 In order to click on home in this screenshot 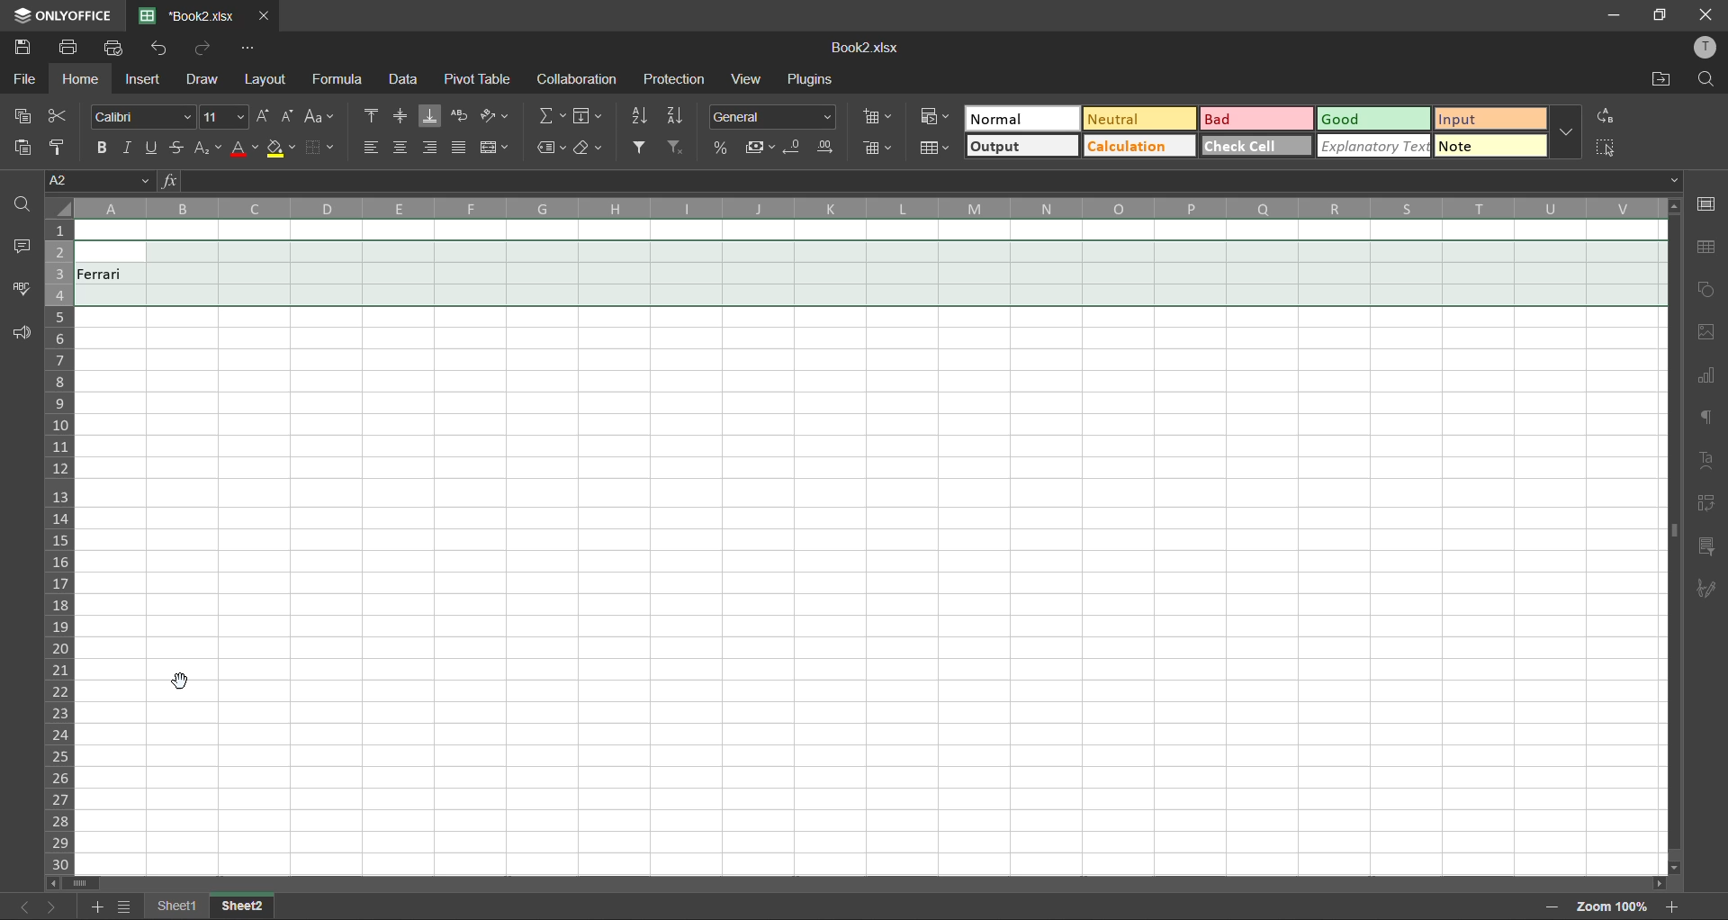, I will do `click(83, 79)`.